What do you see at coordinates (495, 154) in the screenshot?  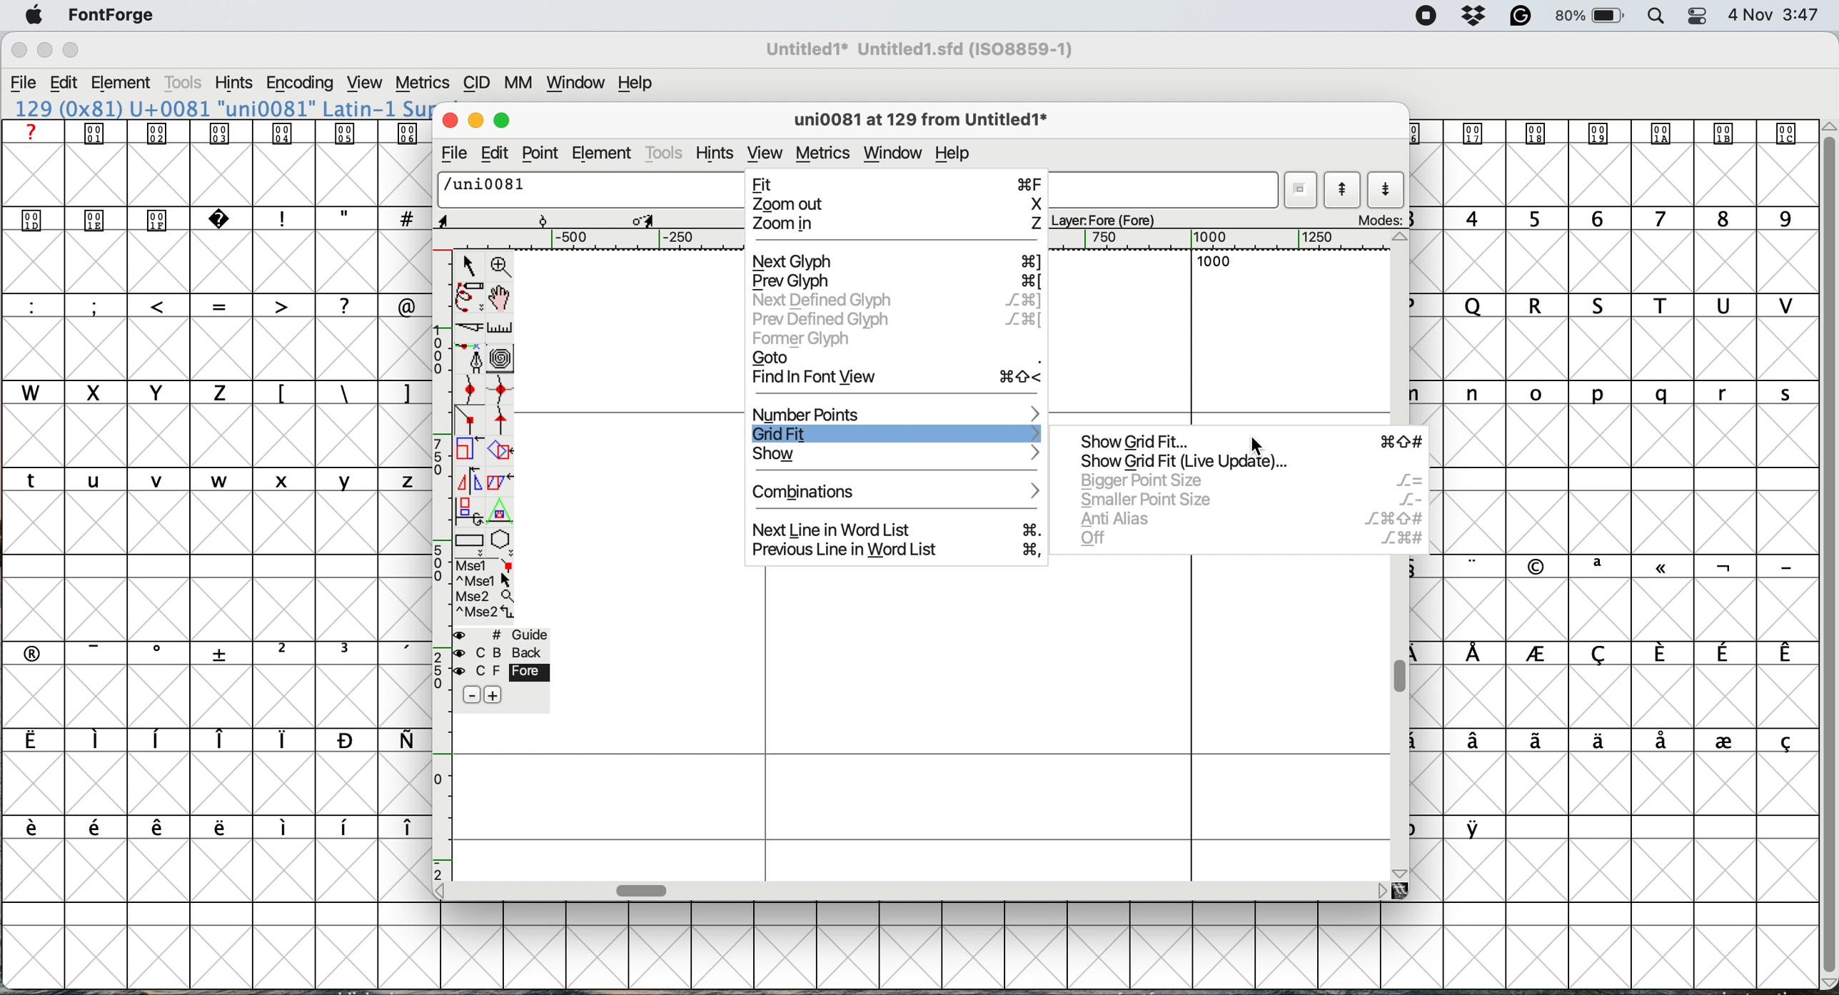 I see `edit` at bounding box center [495, 154].